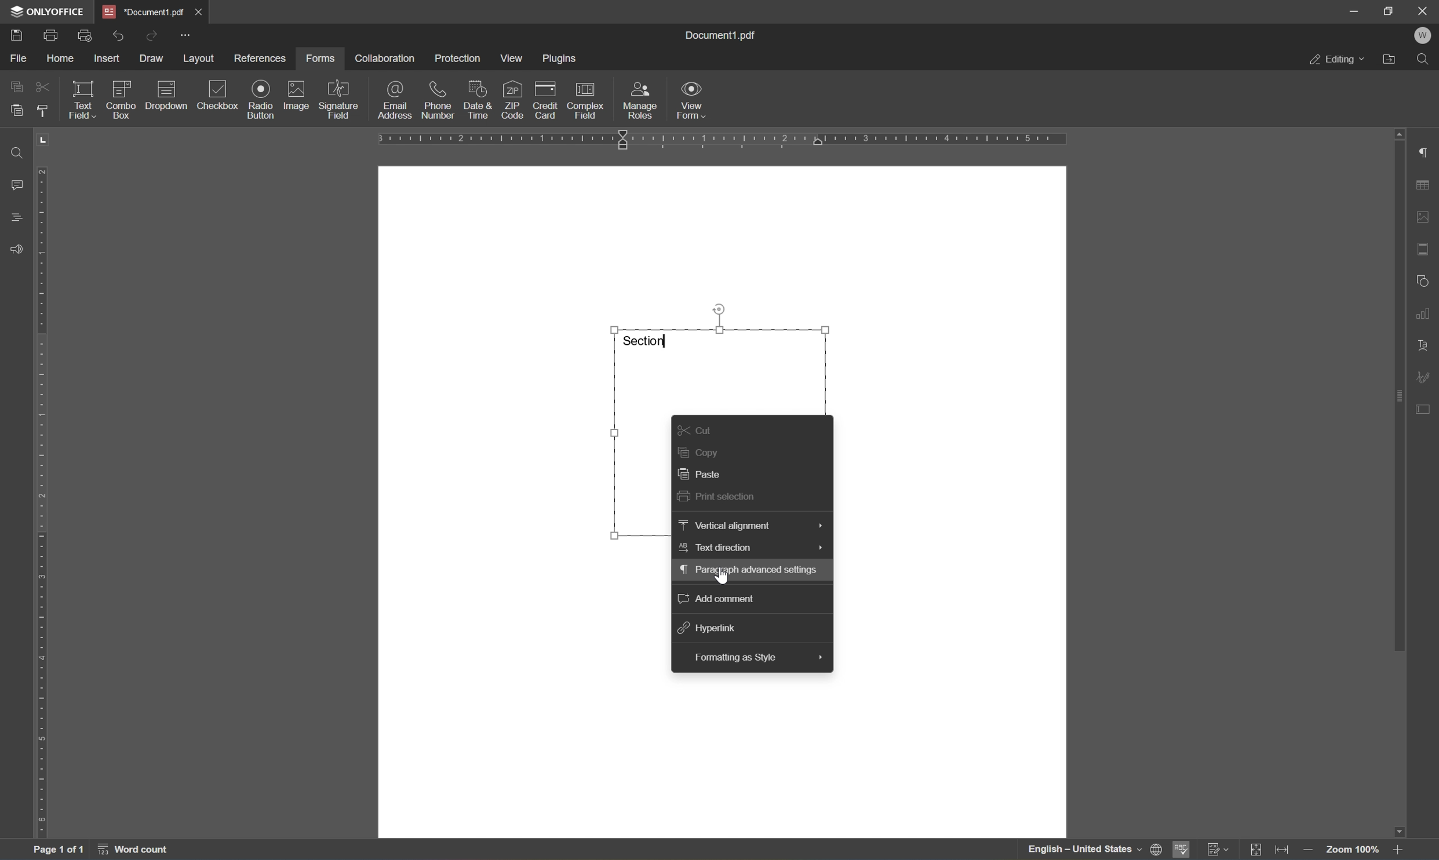 The height and width of the screenshot is (860, 1439). What do you see at coordinates (1286, 850) in the screenshot?
I see `fit to width` at bounding box center [1286, 850].